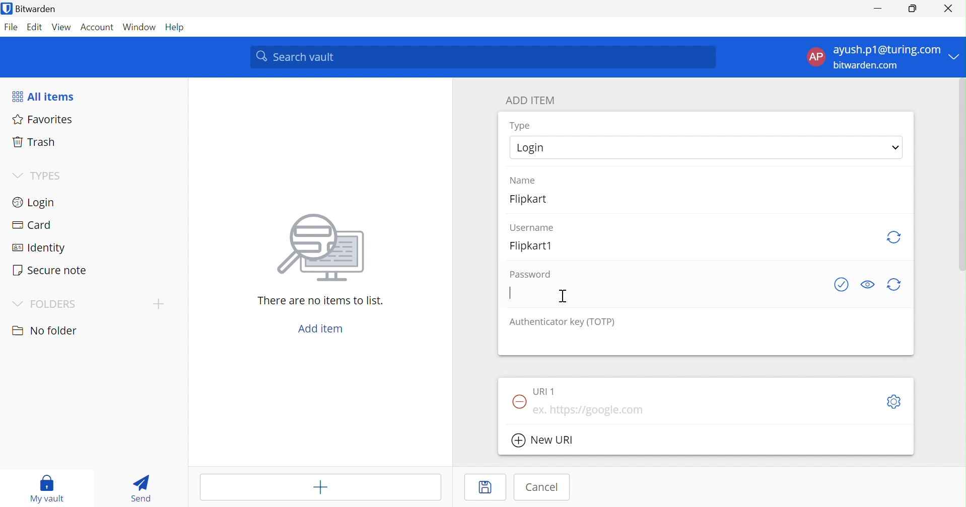  Describe the element at coordinates (894, 236) in the screenshot. I see `generate username` at that location.